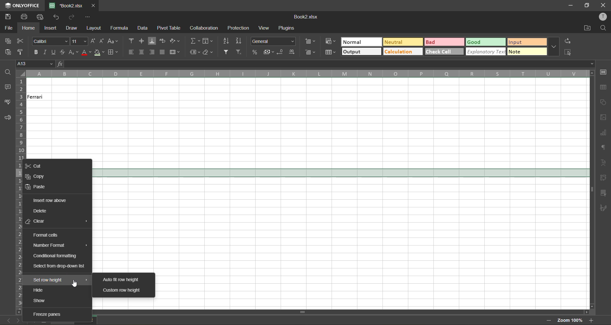  Describe the element at coordinates (35, 64) in the screenshot. I see `cell address` at that location.